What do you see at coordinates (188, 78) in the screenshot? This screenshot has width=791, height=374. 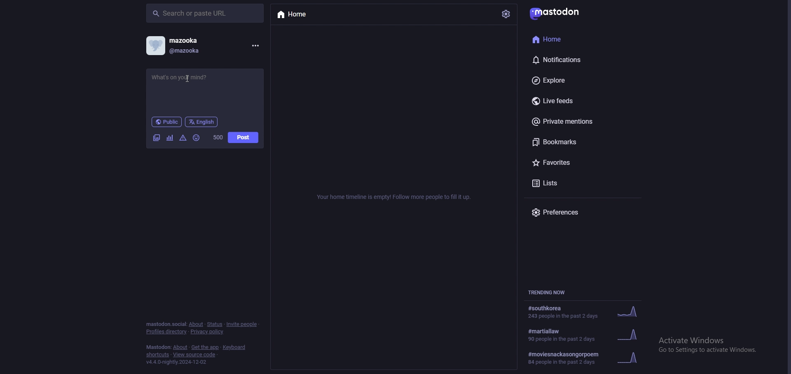 I see `Cursor` at bounding box center [188, 78].